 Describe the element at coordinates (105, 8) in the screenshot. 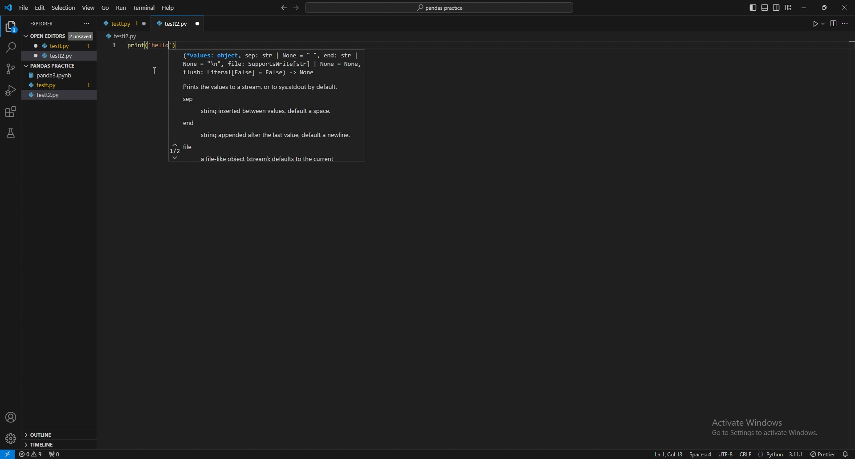

I see `go` at that location.